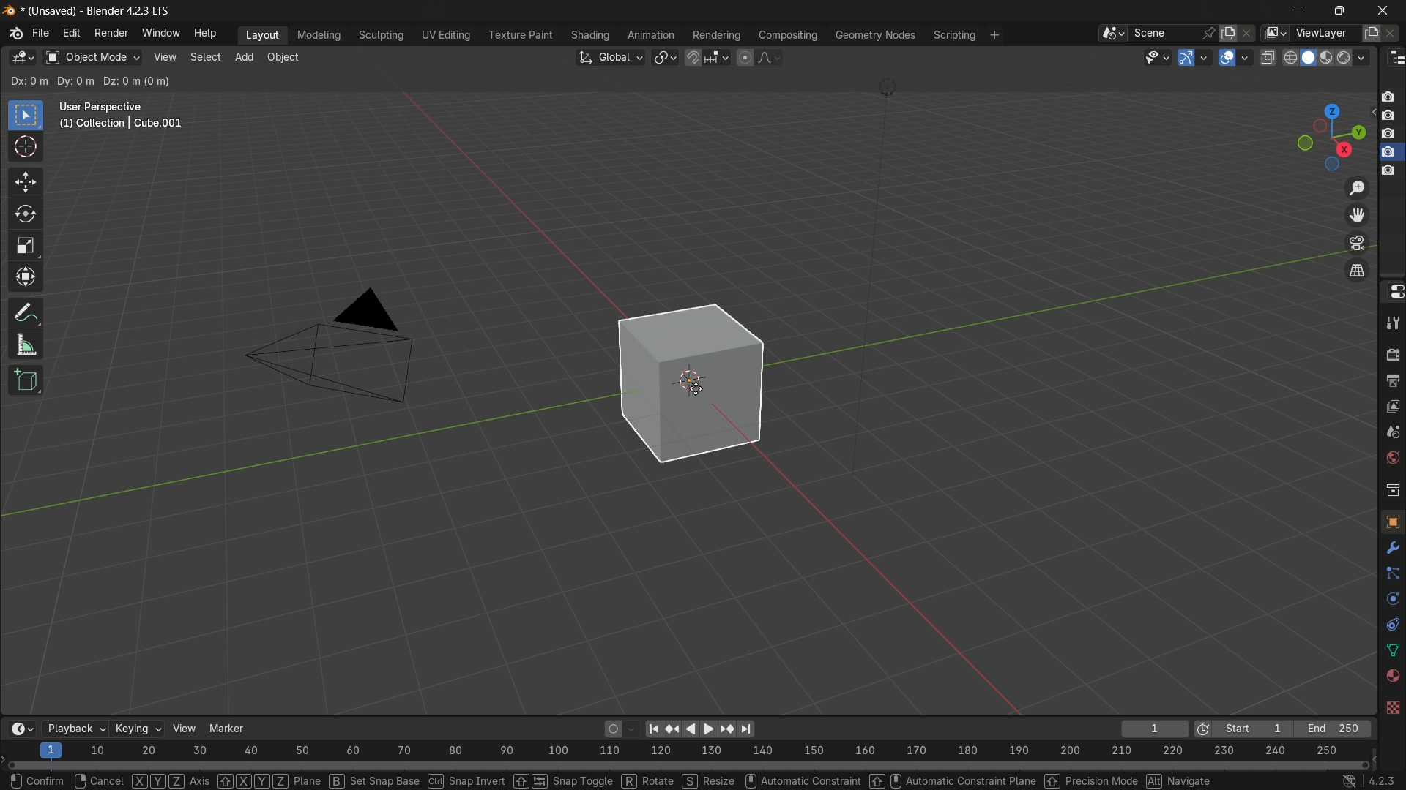  I want to click on 3D viewport, so click(23, 59).